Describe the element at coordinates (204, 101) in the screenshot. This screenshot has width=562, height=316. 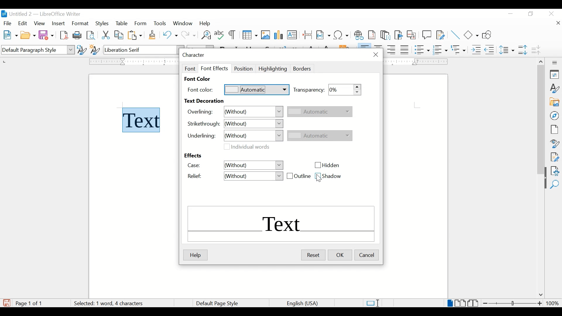
I see `text decoration` at that location.